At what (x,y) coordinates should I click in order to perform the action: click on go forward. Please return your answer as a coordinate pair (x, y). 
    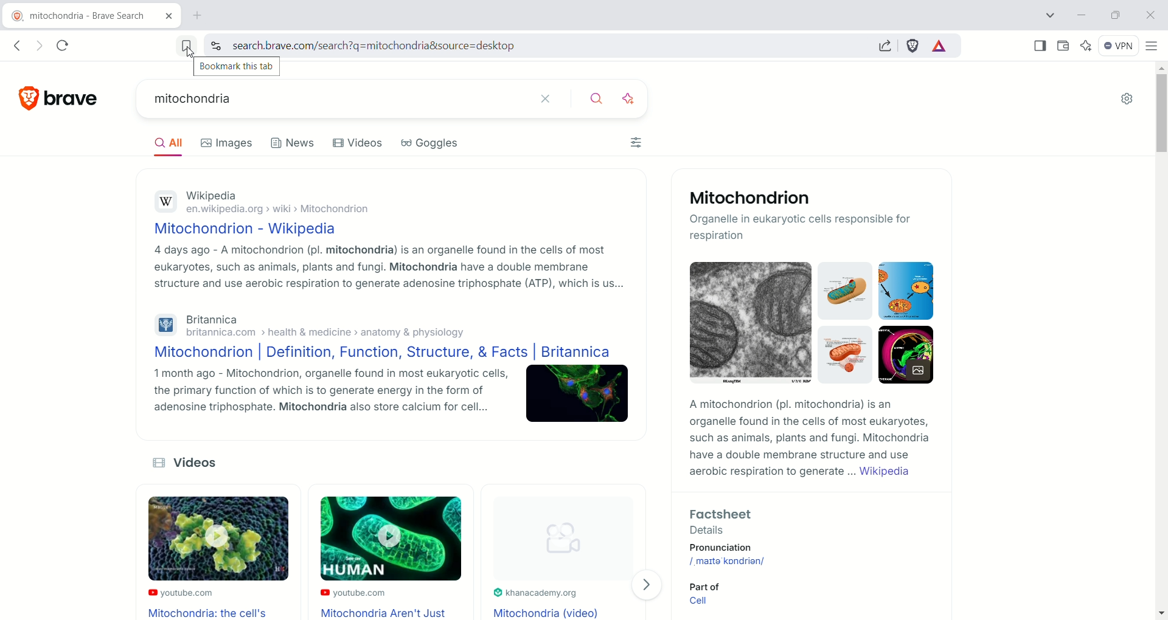
    Looking at the image, I should click on (40, 45).